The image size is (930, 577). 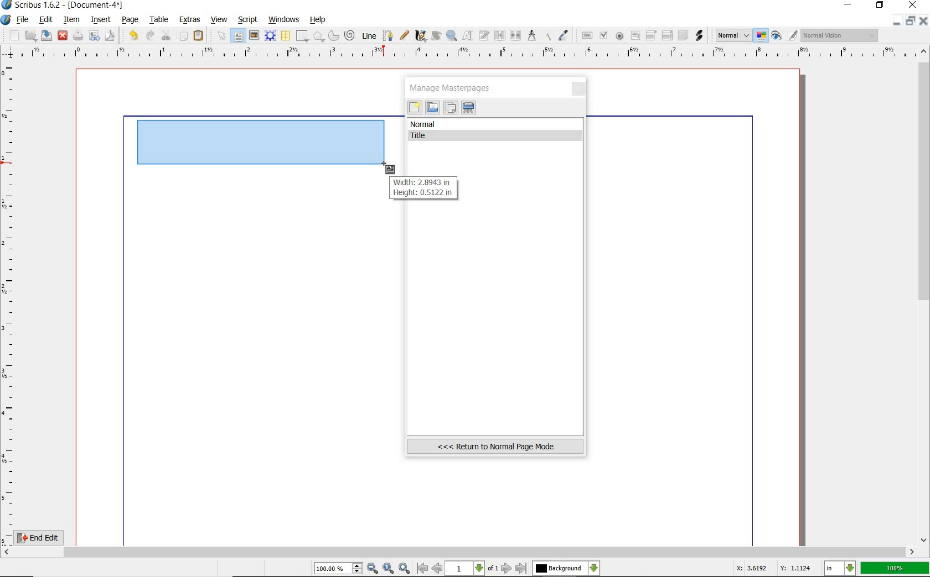 What do you see at coordinates (532, 36) in the screenshot?
I see `measurements` at bounding box center [532, 36].